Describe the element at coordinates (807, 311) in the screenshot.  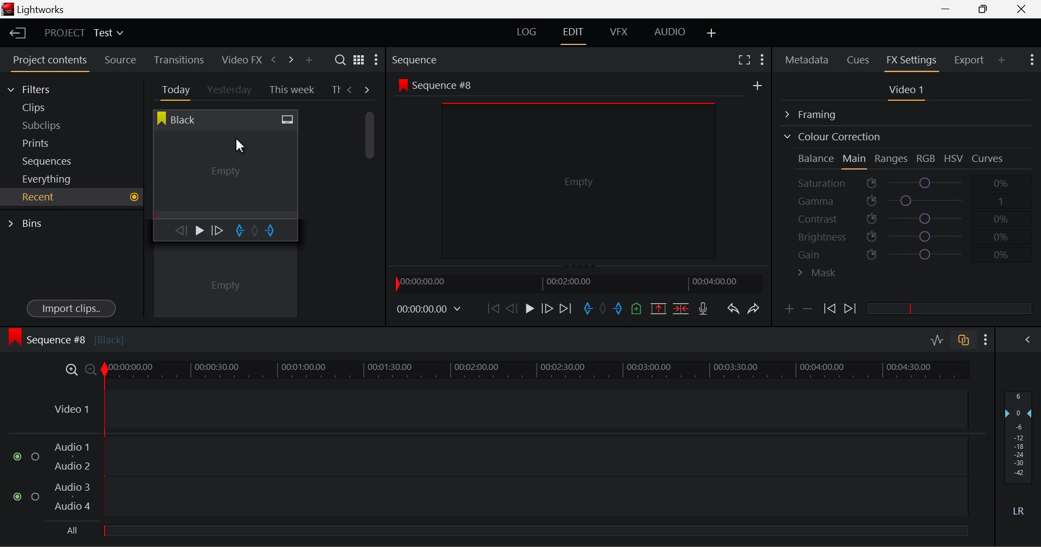
I see `Delete keyframe` at that location.